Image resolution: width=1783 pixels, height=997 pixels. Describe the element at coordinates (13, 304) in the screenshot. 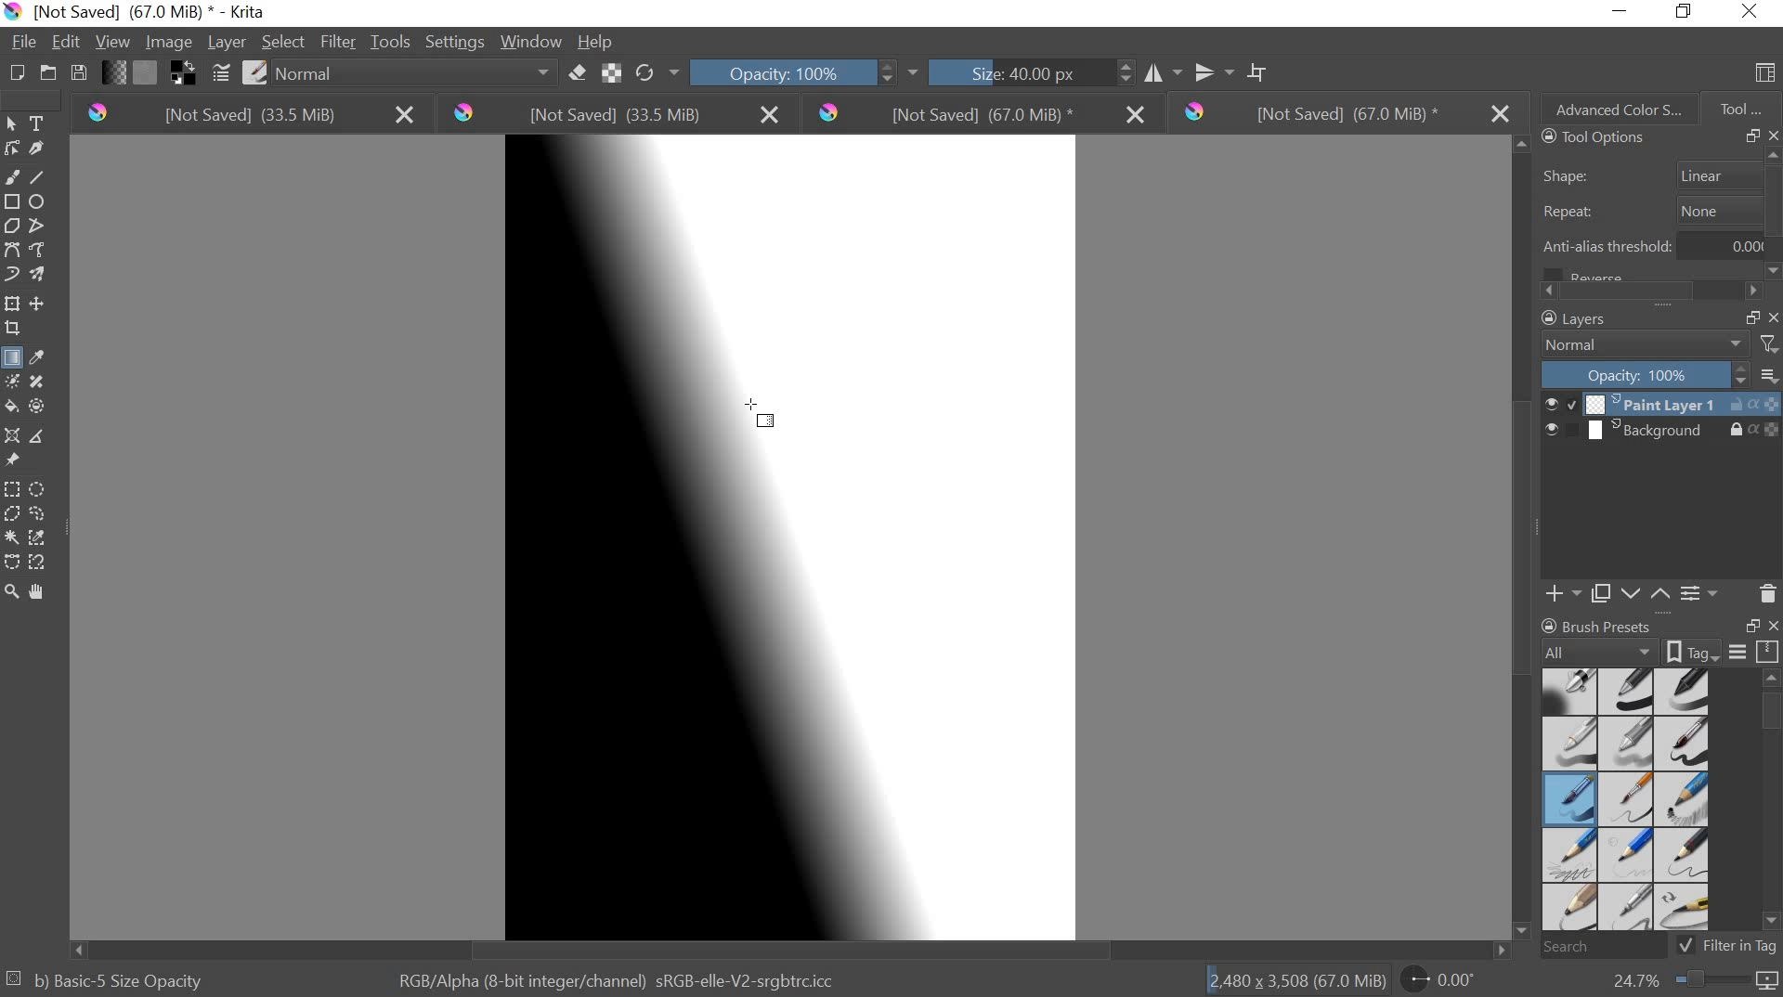

I see `tranform layer` at that location.